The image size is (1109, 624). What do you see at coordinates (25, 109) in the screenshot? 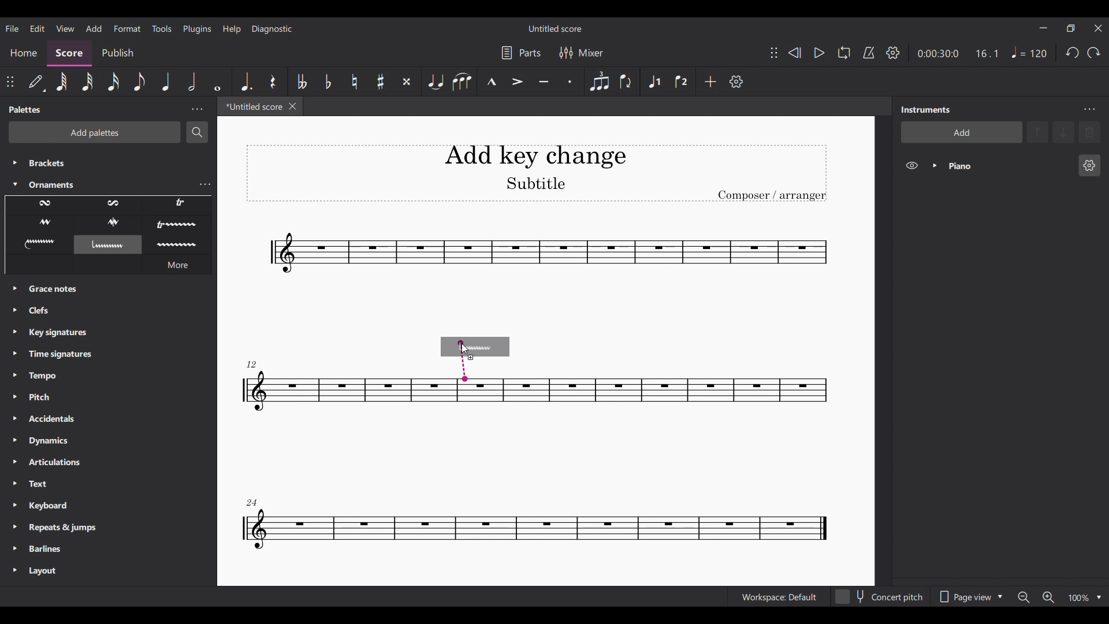
I see `Panel title` at bounding box center [25, 109].